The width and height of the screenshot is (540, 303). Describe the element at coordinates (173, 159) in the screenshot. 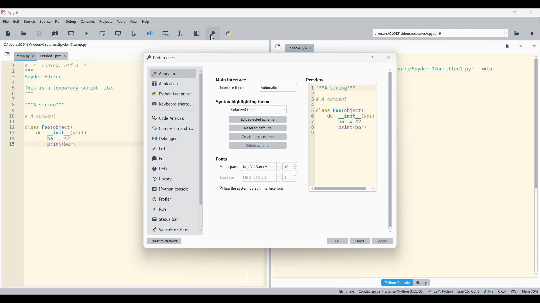

I see `Files` at that location.